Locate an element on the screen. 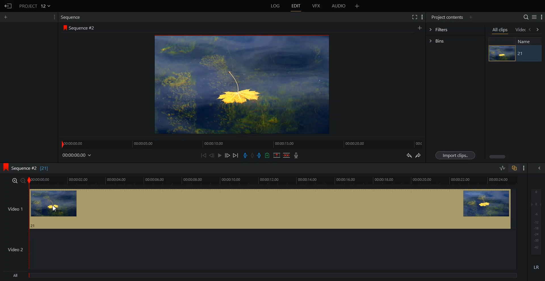 Image resolution: width=545 pixels, height=281 pixels. Log is located at coordinates (275, 6).